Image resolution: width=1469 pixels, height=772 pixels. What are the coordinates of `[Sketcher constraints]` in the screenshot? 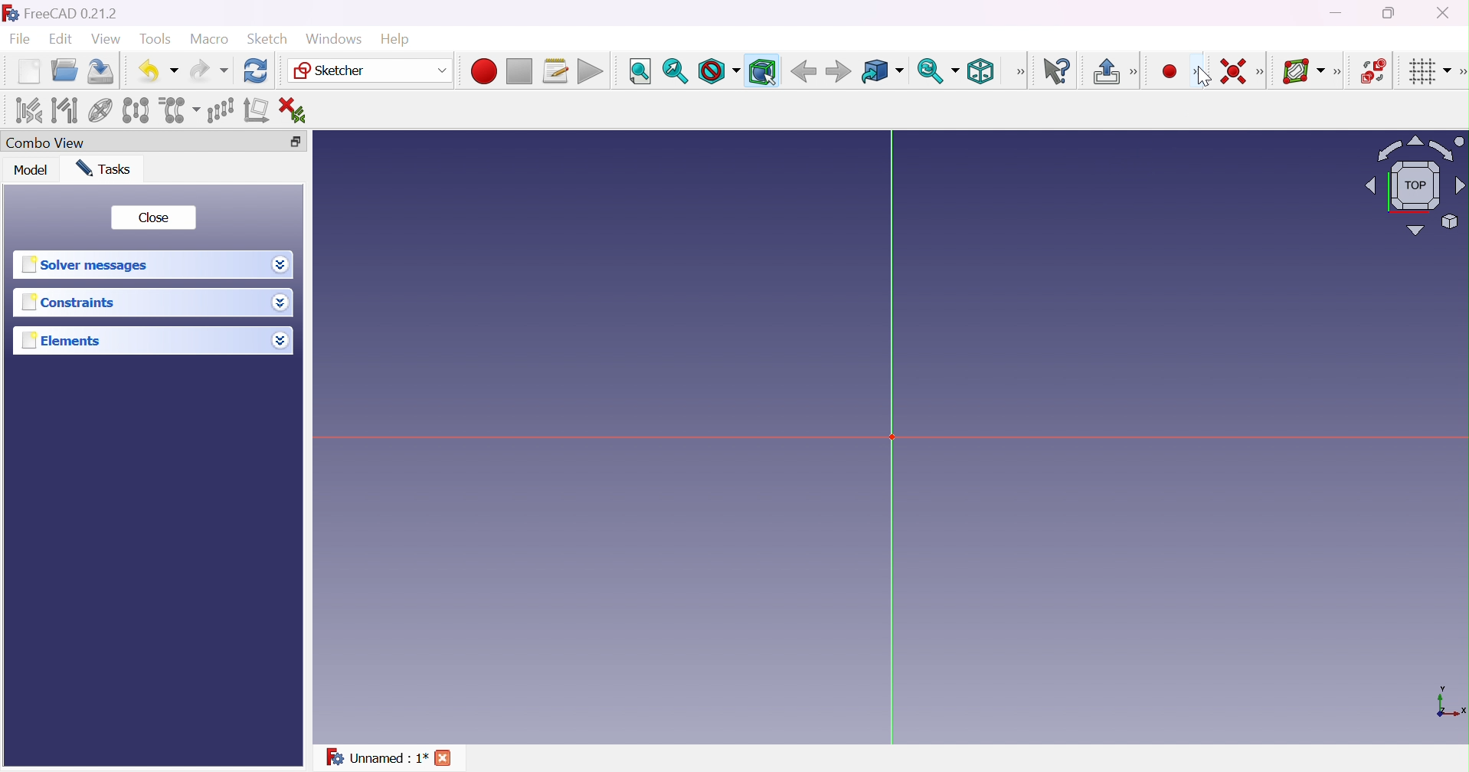 It's located at (1263, 72).